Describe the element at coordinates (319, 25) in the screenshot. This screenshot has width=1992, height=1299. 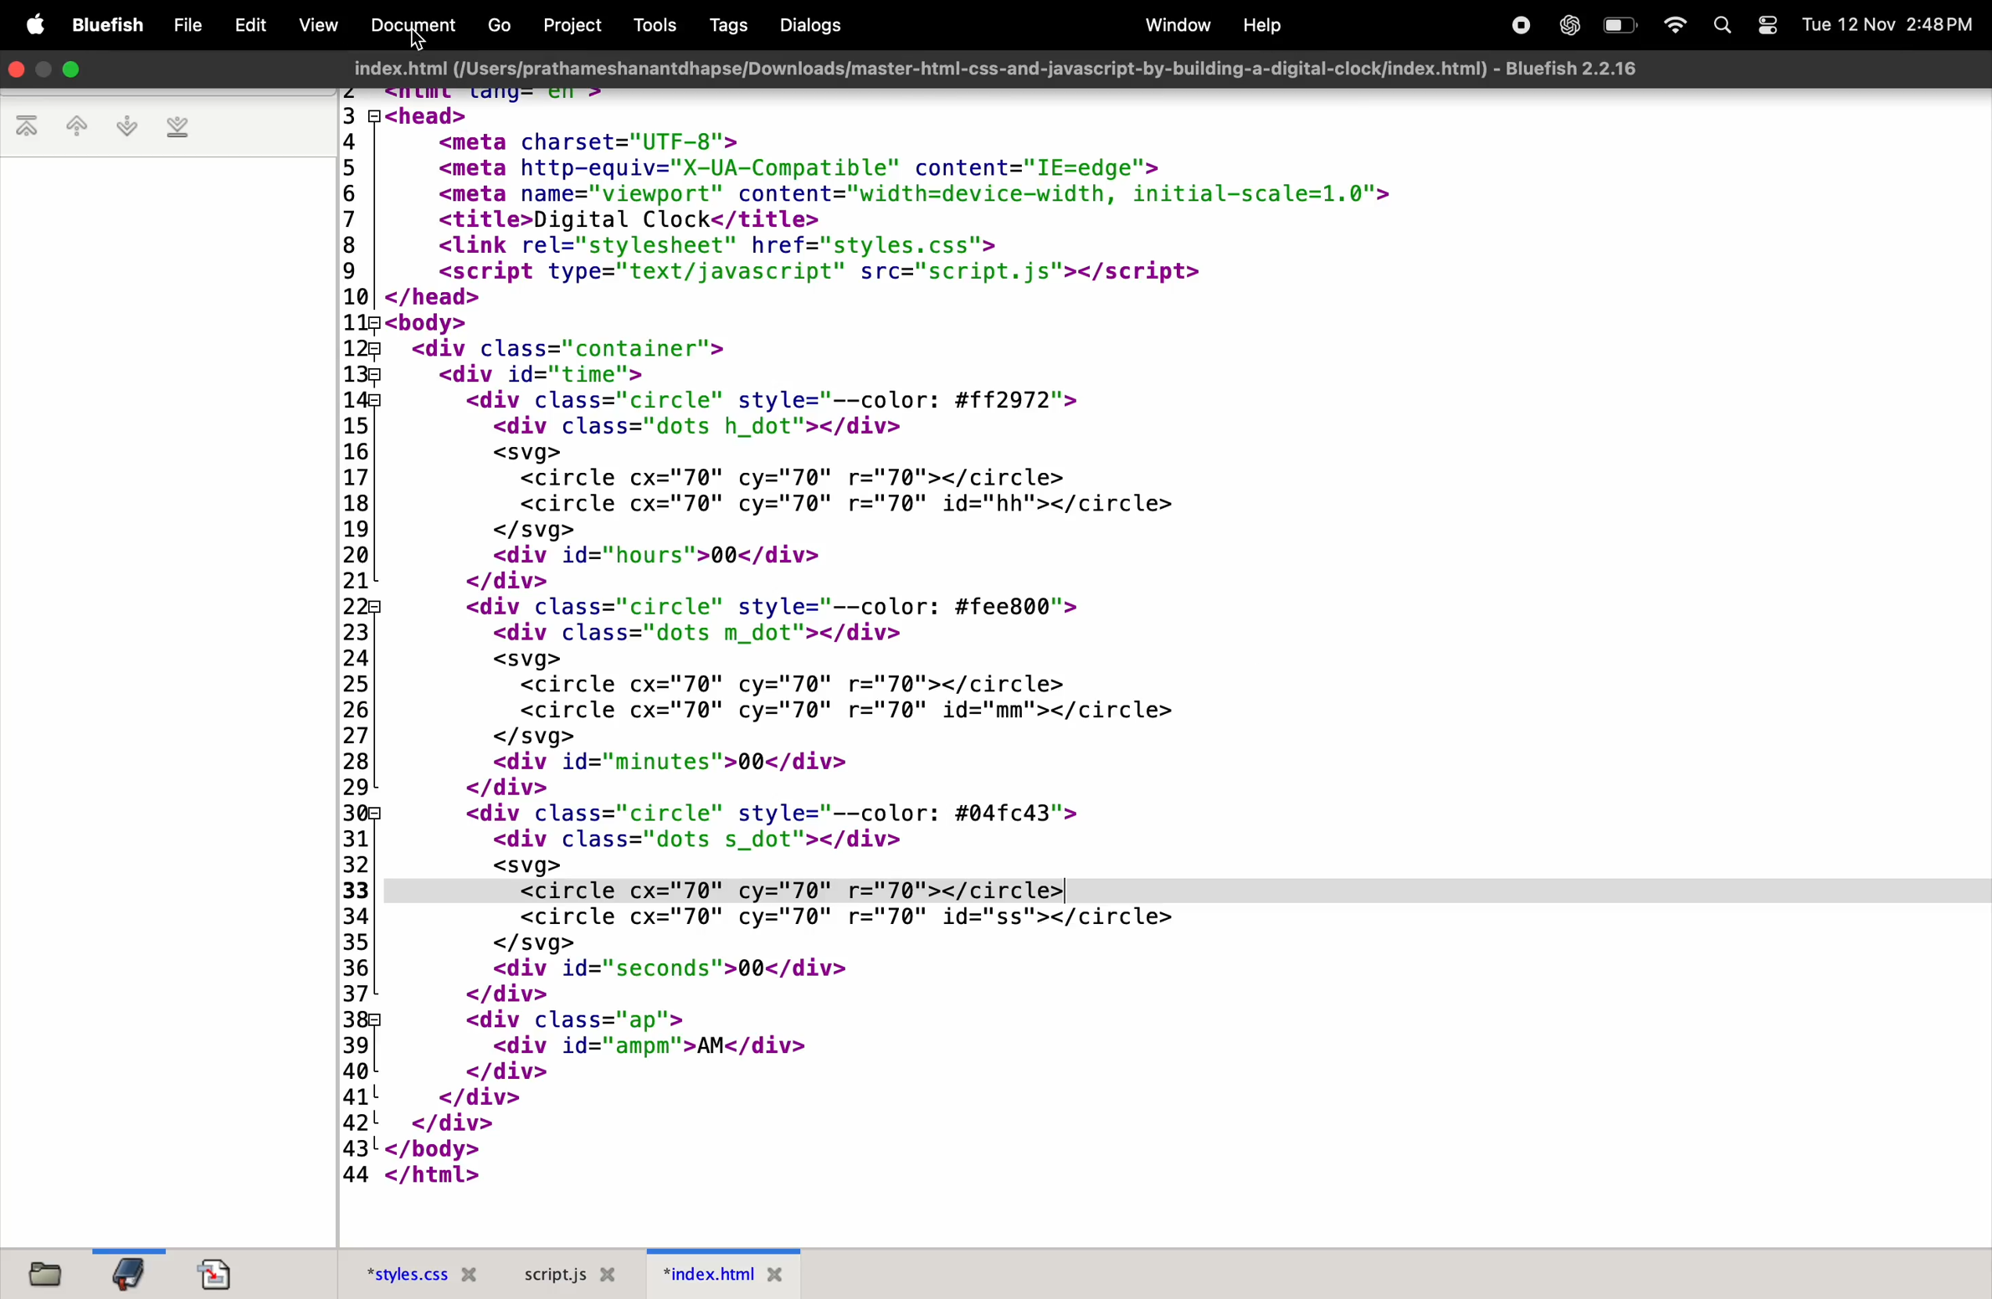
I see `view` at that location.